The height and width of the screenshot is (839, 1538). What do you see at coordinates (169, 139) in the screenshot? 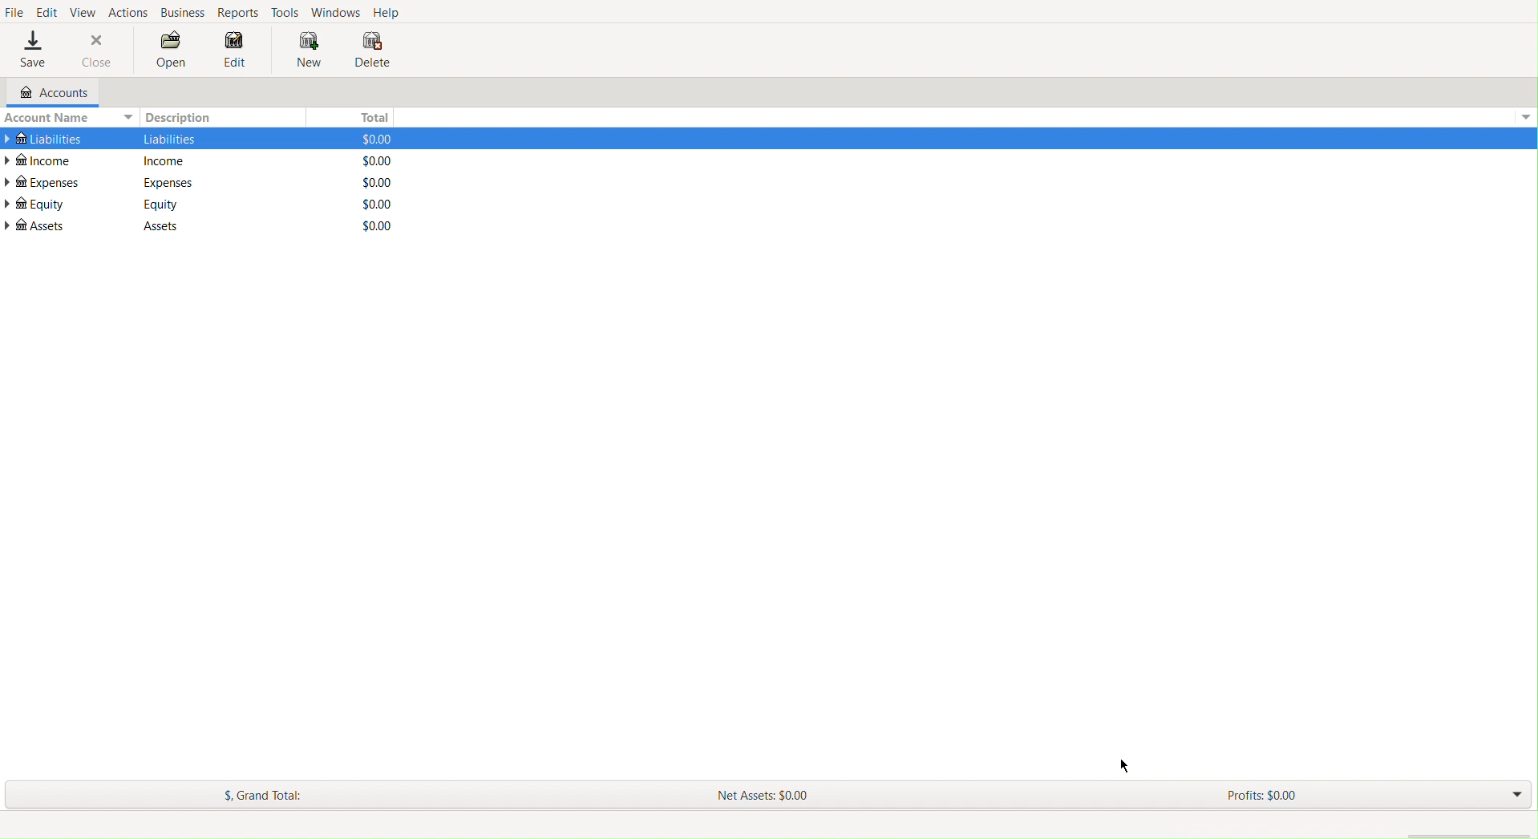
I see `liabilities` at bounding box center [169, 139].